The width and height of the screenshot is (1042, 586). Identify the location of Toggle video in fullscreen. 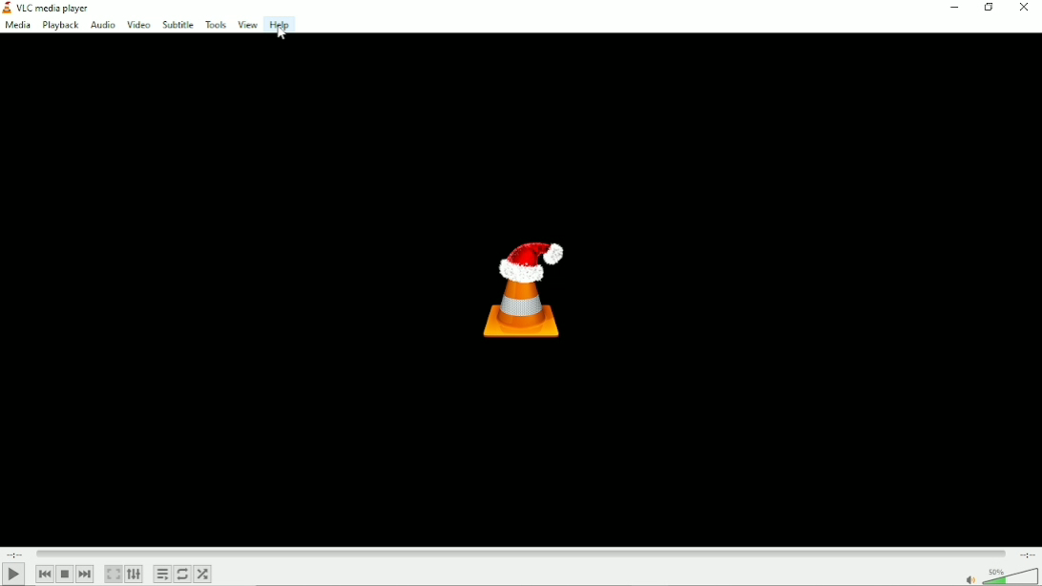
(114, 575).